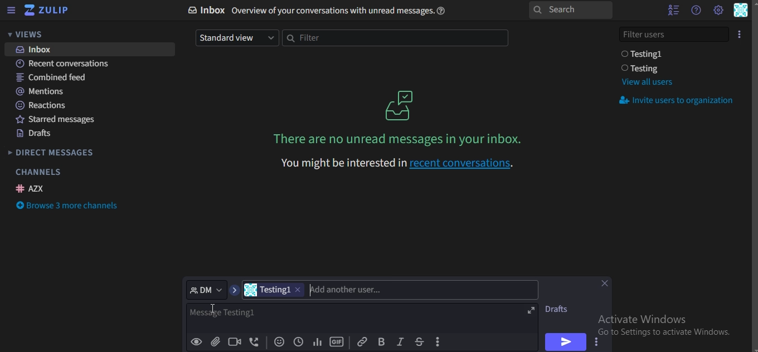 Image resolution: width=758 pixels, height=352 pixels. Describe the element at coordinates (740, 33) in the screenshot. I see `icon` at that location.